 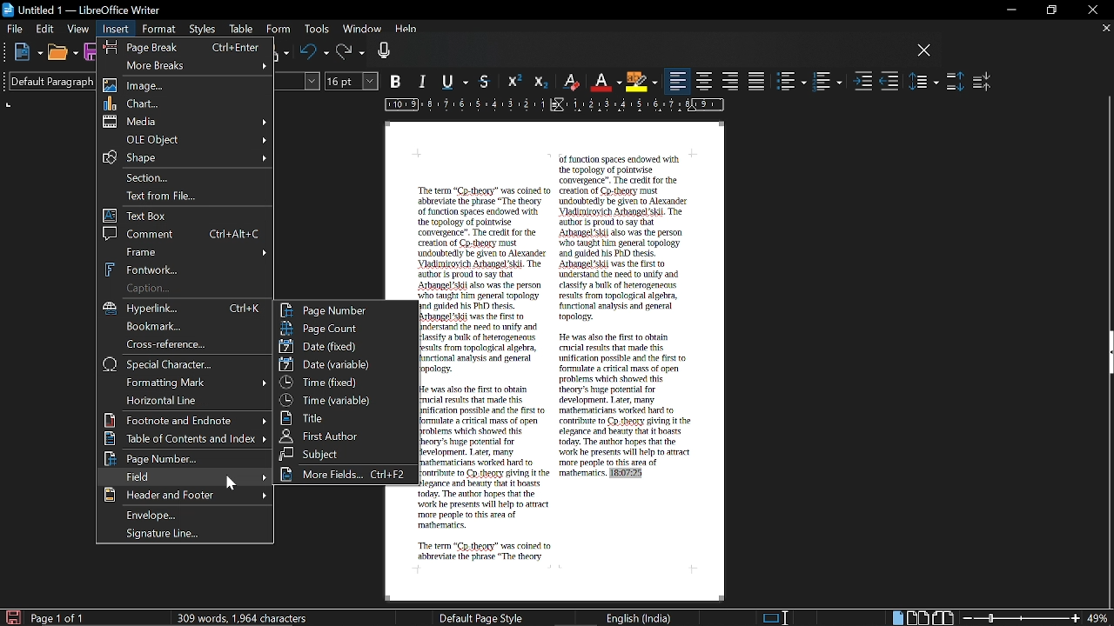 I want to click on Decrease indent, so click(x=889, y=83).